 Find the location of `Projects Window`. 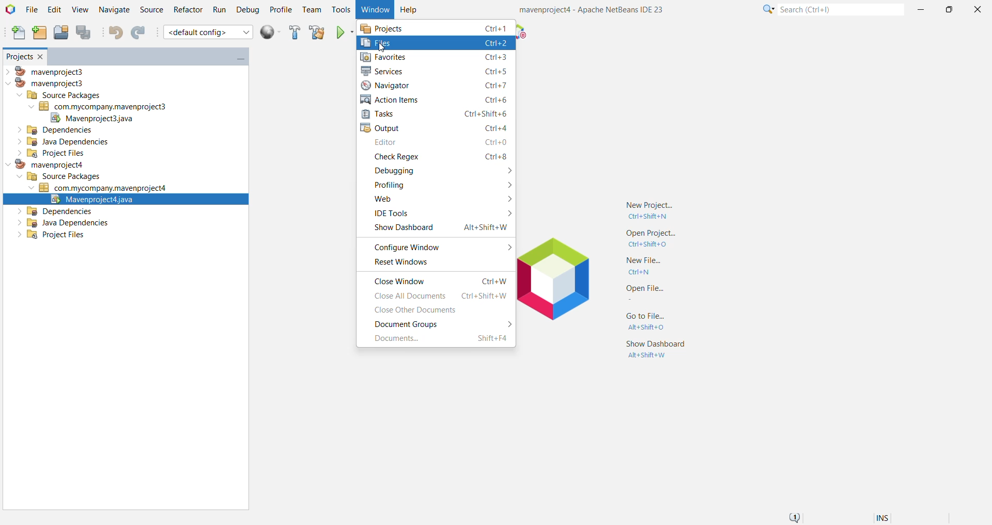

Projects Window is located at coordinates (17, 56).